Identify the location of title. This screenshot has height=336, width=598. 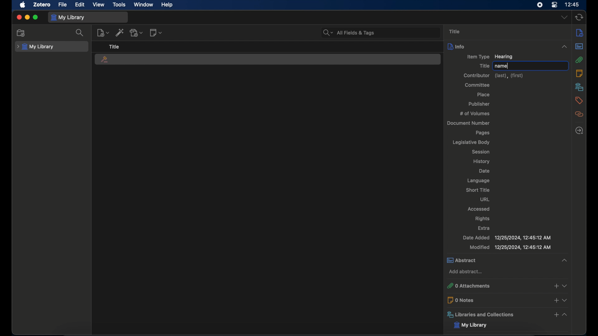
(114, 46).